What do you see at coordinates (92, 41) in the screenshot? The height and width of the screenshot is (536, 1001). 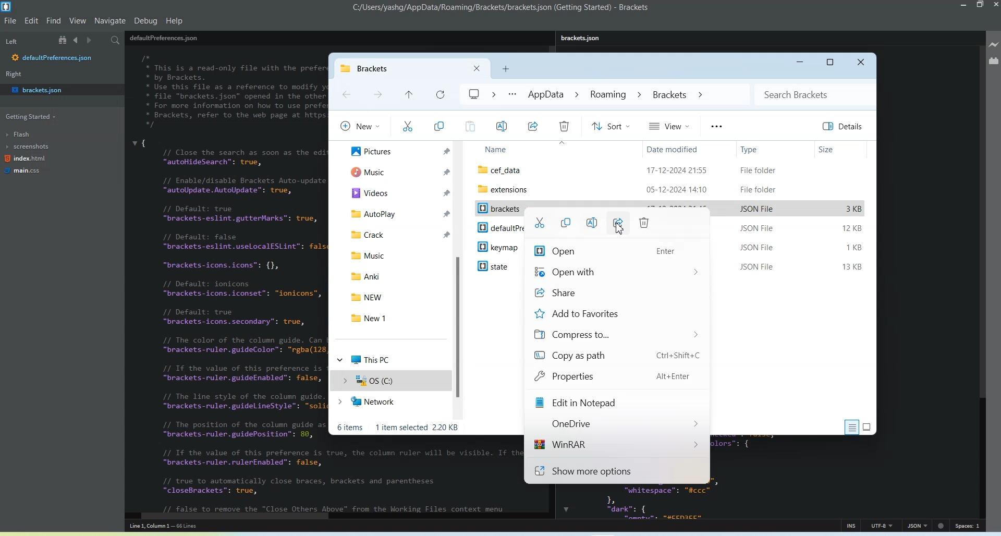 I see `Navigate Forwards` at bounding box center [92, 41].